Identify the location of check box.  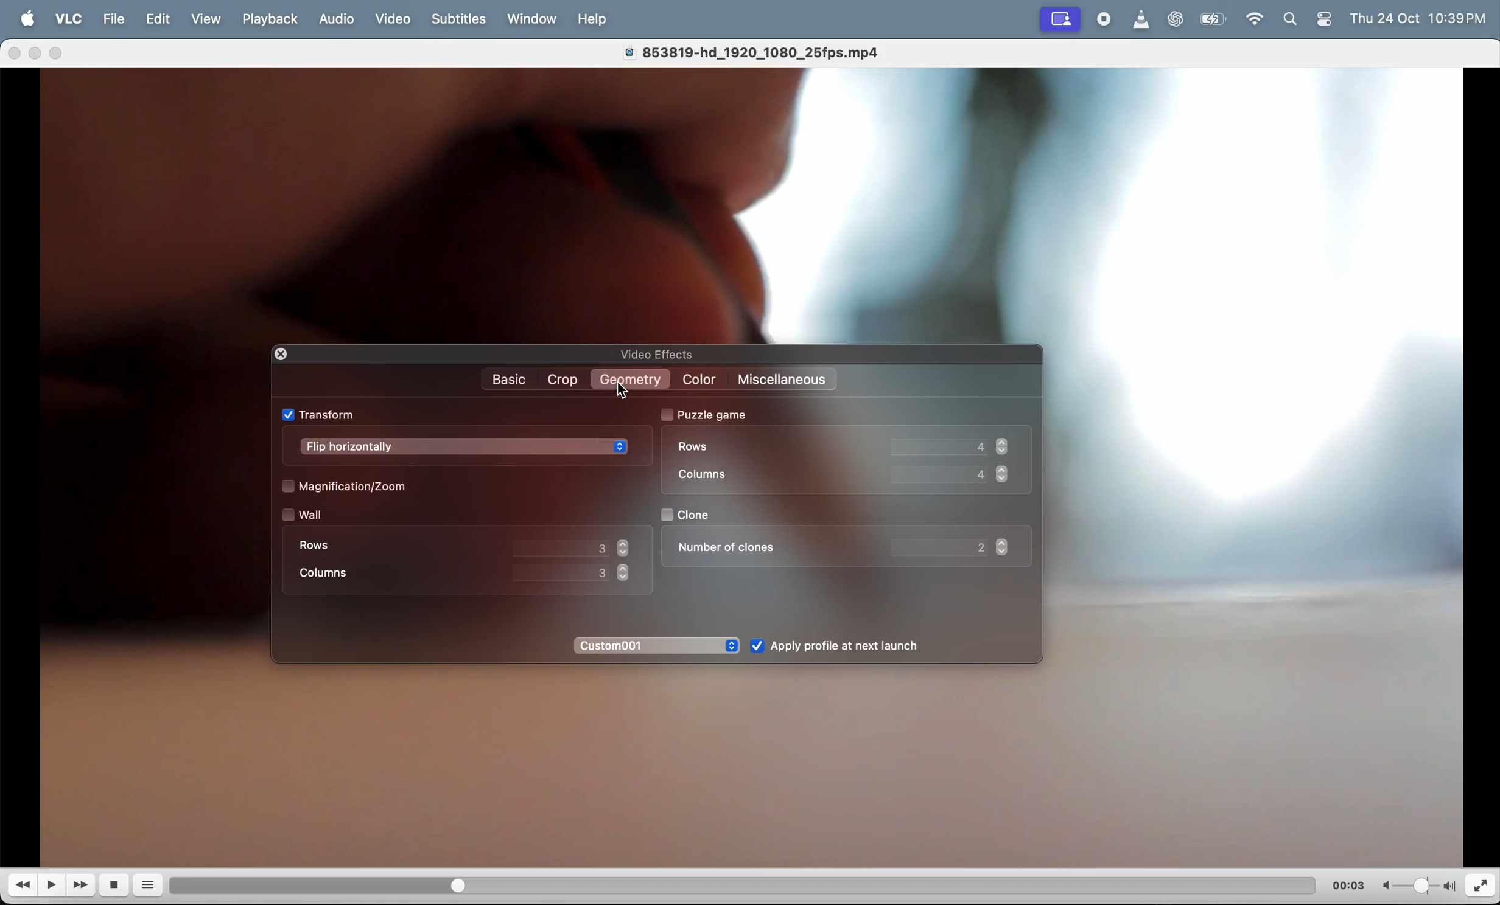
(667, 413).